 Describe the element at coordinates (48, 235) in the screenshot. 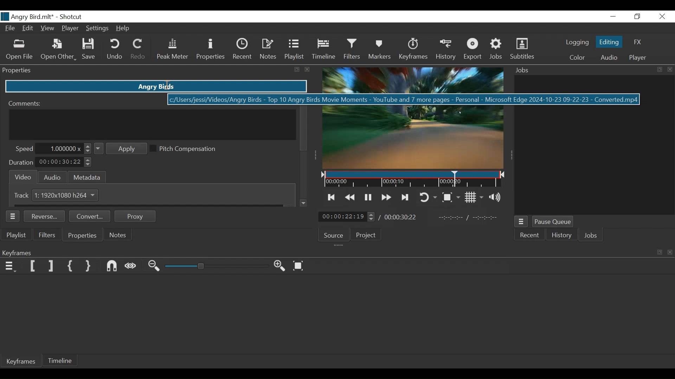

I see `Filters` at that location.